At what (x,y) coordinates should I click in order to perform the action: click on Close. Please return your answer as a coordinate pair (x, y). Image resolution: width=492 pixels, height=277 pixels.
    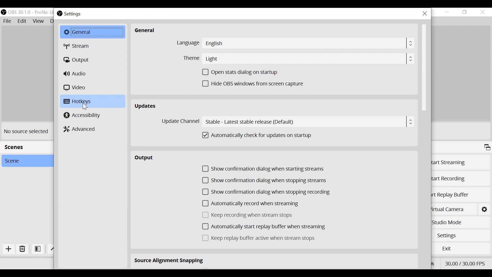
    Looking at the image, I should click on (425, 14).